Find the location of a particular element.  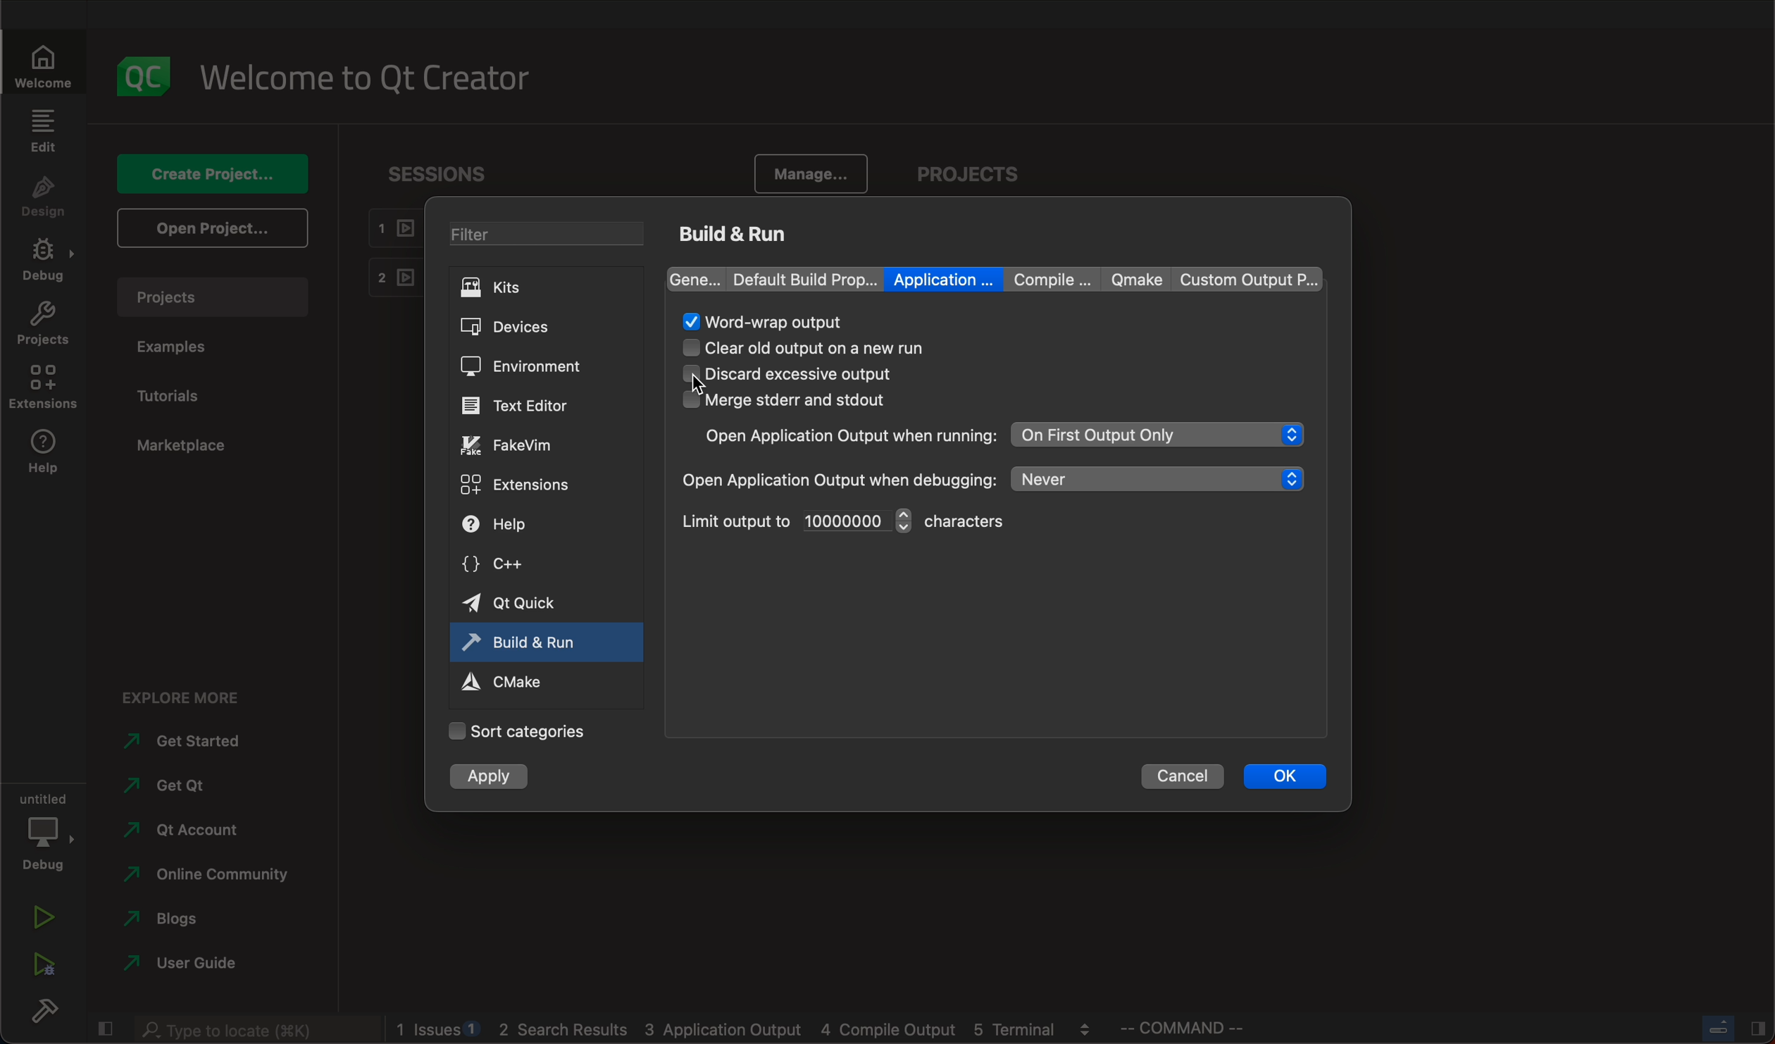

quick is located at coordinates (528, 602).